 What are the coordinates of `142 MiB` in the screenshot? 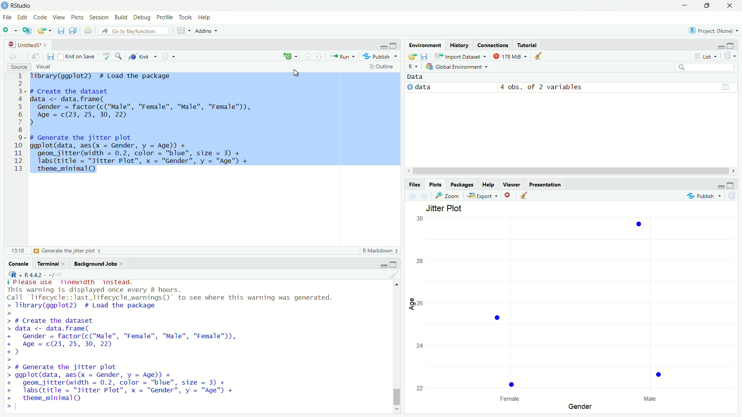 It's located at (512, 57).